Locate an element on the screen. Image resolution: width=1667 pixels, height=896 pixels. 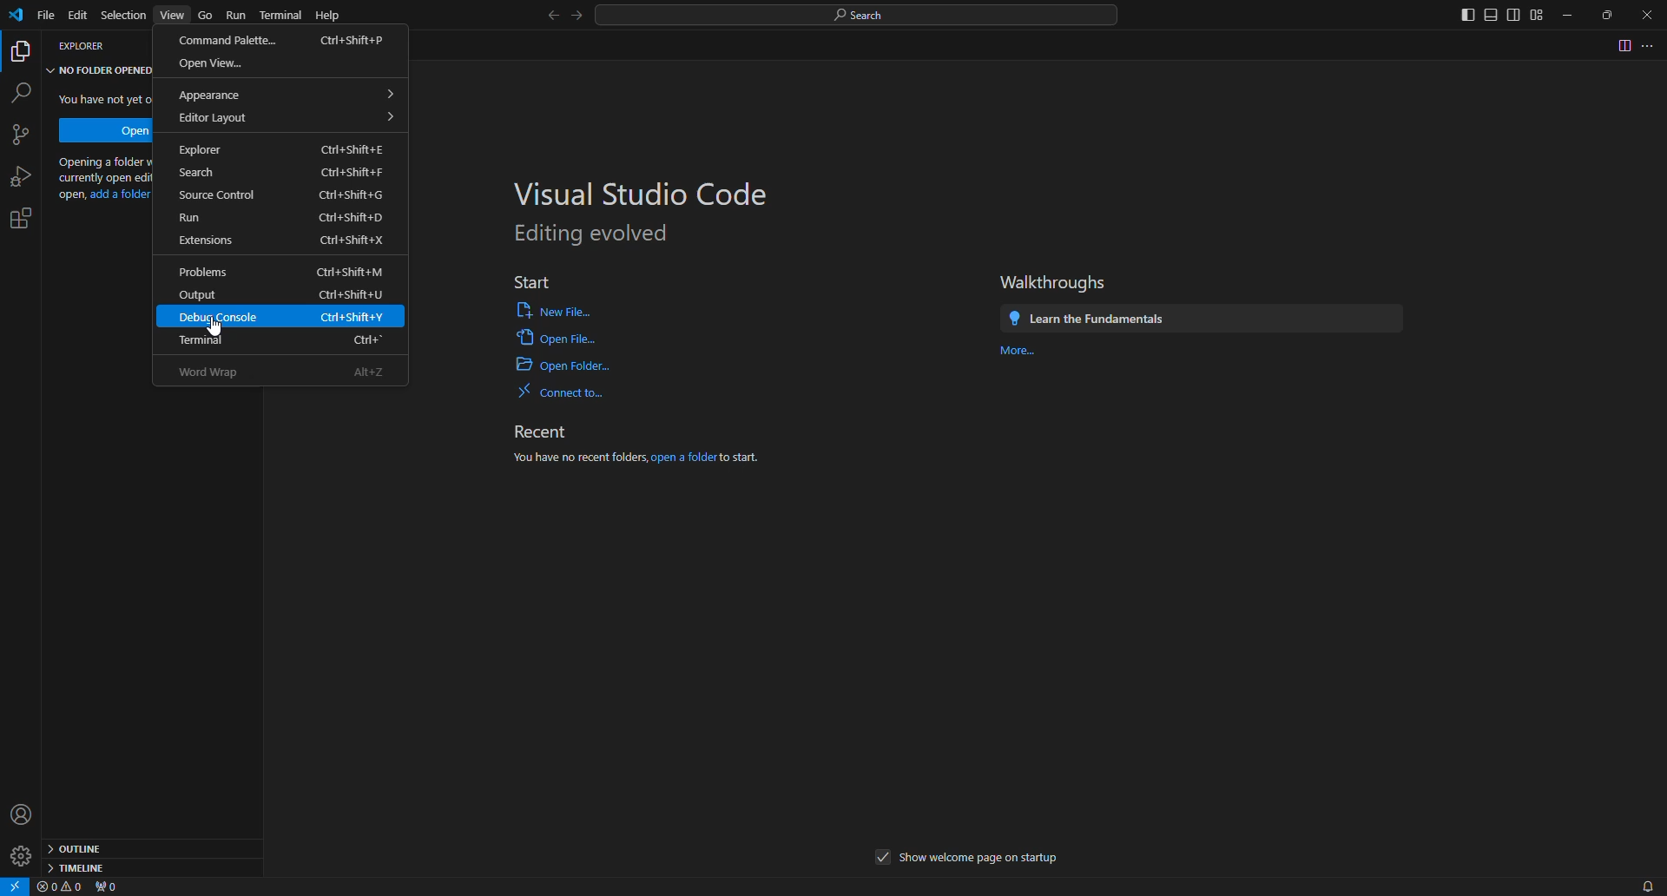
notifications is located at coordinates (1646, 884).